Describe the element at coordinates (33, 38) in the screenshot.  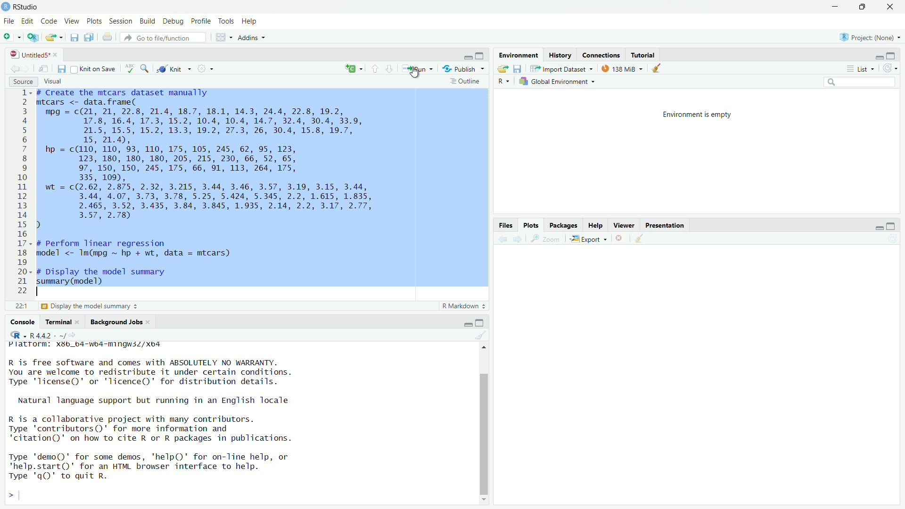
I see `create project` at that location.